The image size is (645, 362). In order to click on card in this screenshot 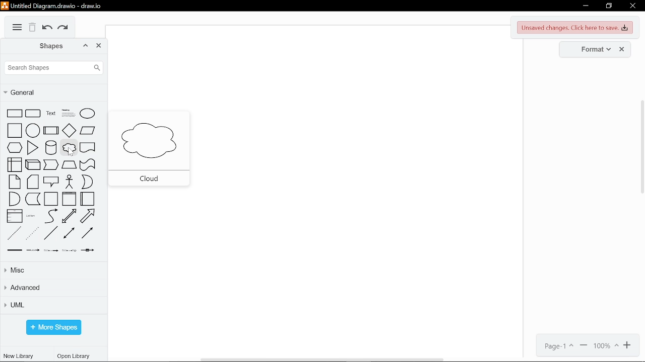, I will do `click(32, 182)`.